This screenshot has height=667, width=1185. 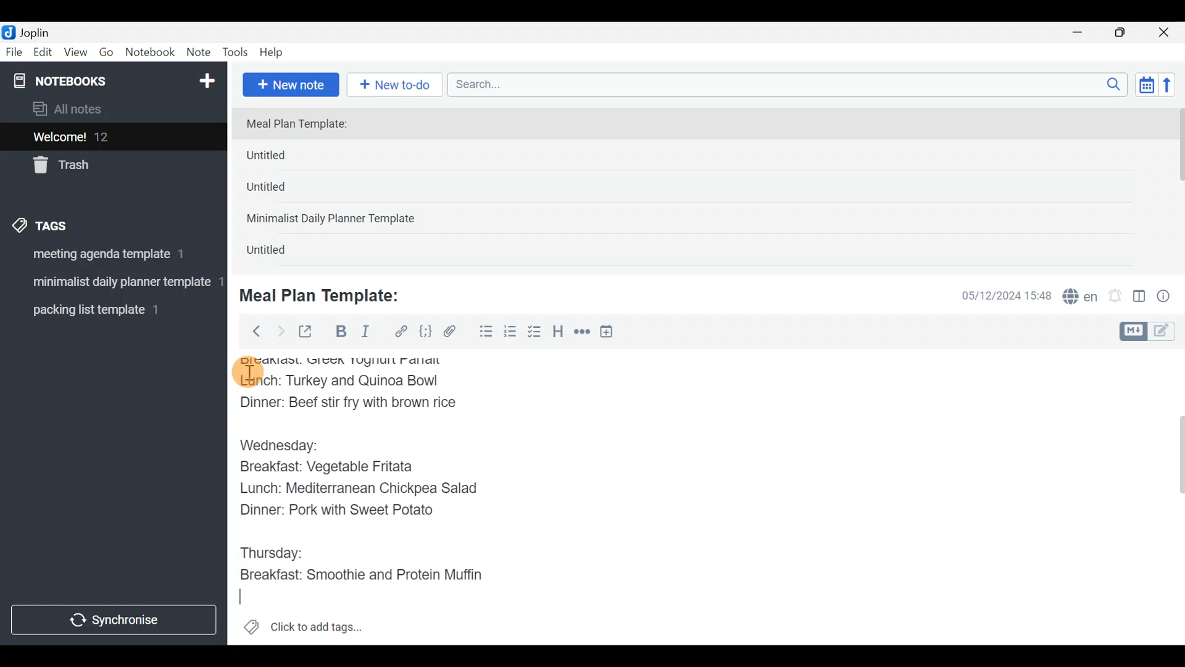 I want to click on Checkbox, so click(x=536, y=333).